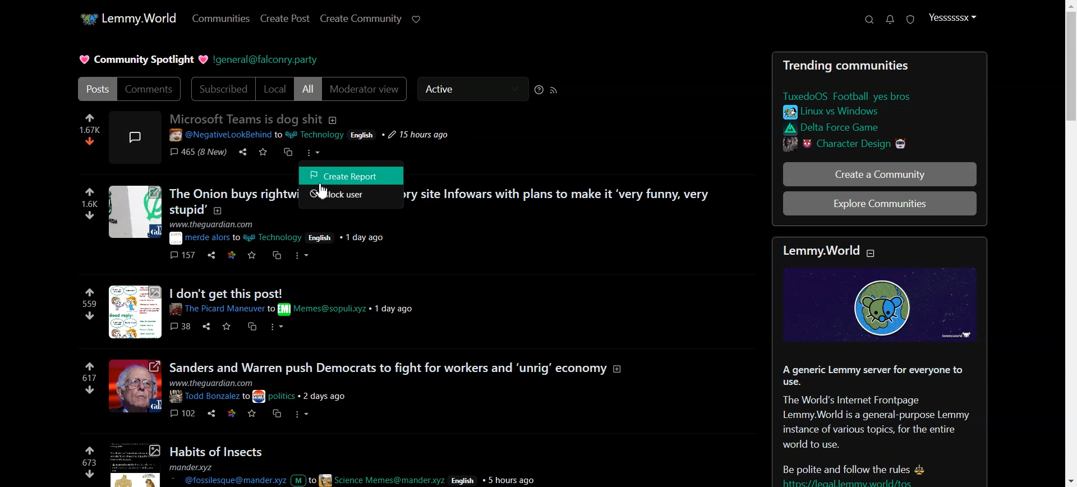 This screenshot has width=1077, height=487. What do you see at coordinates (289, 154) in the screenshot?
I see `cs` at bounding box center [289, 154].